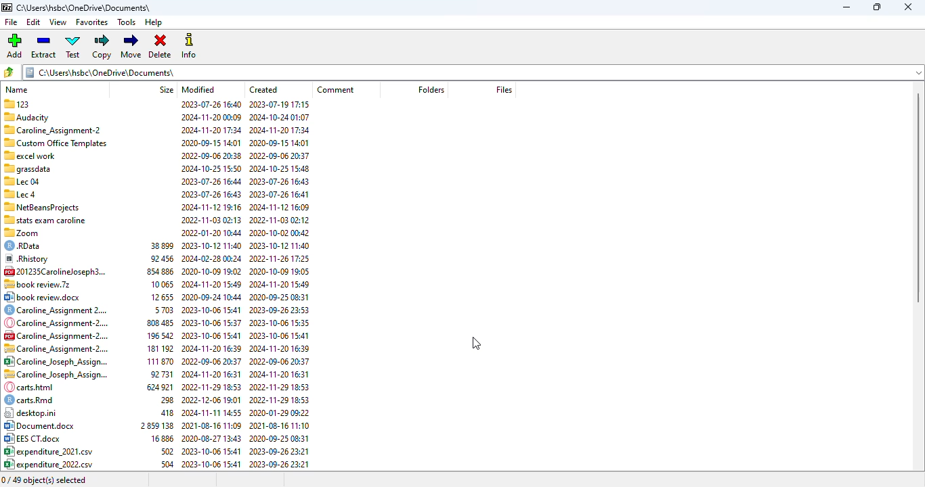 This screenshot has height=487, width=925. I want to click on folder, so click(471, 72).